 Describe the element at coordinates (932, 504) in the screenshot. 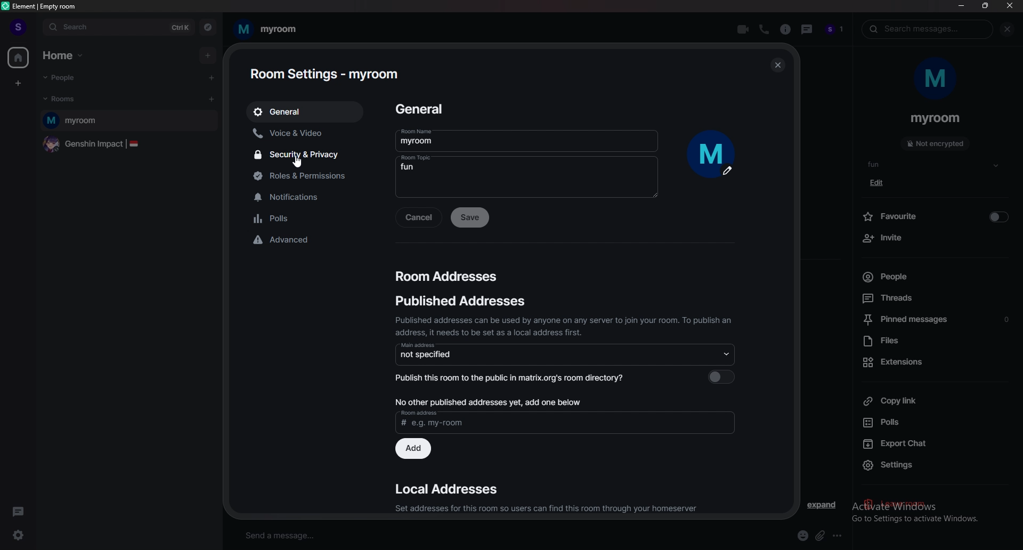

I see `activate windows` at that location.